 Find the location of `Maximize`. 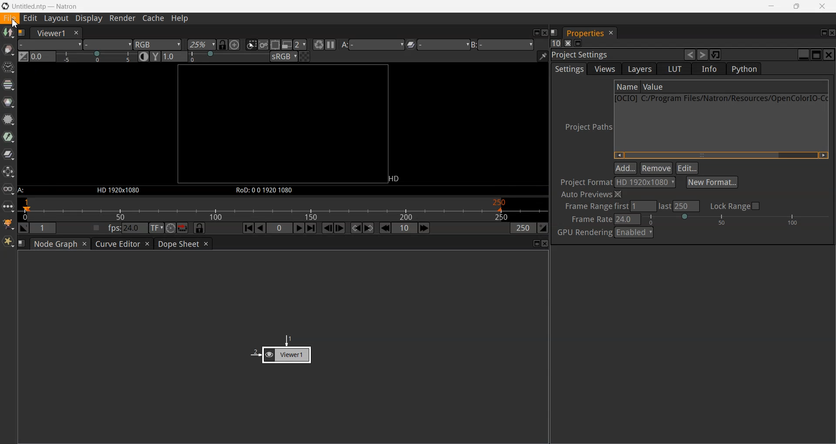

Maximize is located at coordinates (536, 33).